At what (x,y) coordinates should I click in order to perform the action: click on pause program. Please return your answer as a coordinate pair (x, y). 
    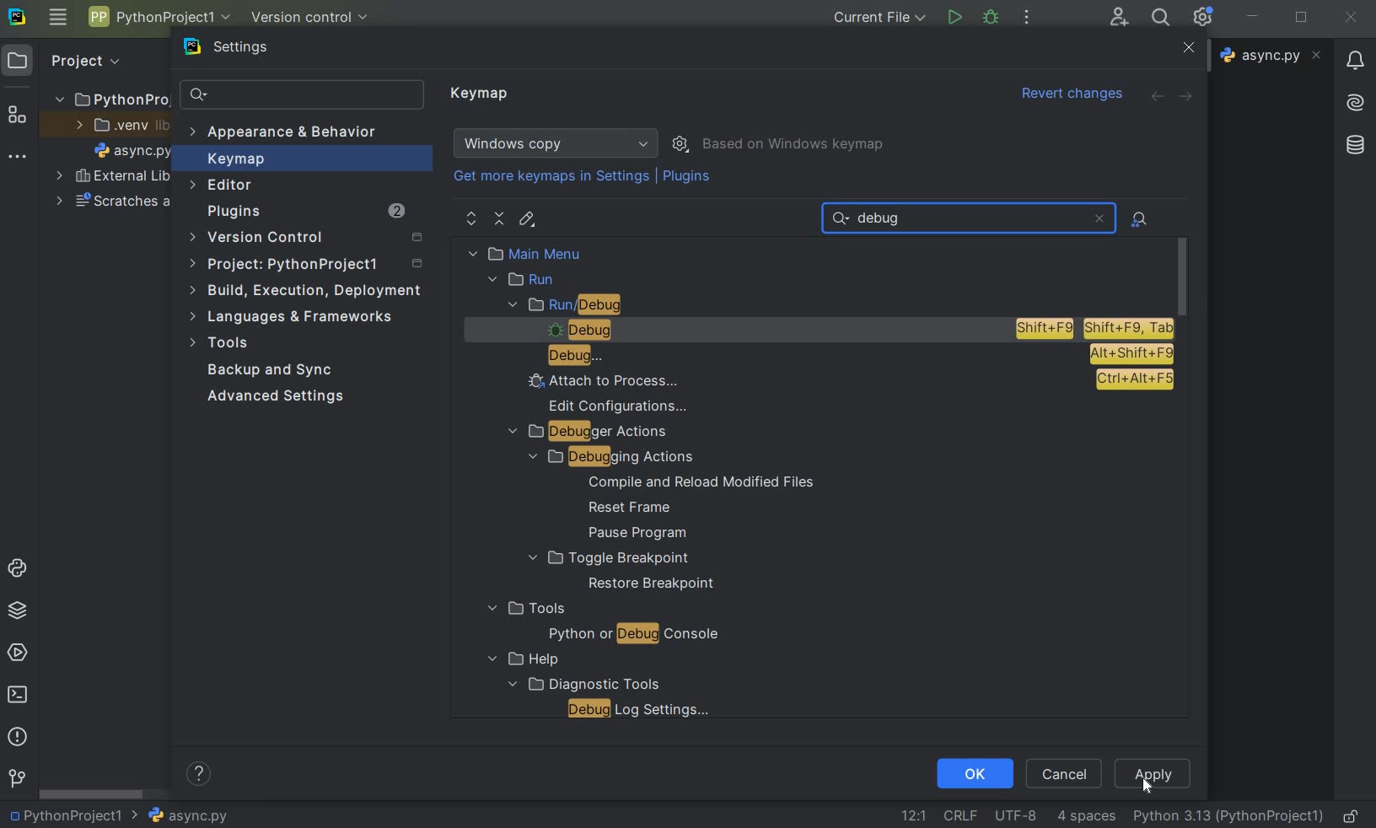
    Looking at the image, I should click on (632, 534).